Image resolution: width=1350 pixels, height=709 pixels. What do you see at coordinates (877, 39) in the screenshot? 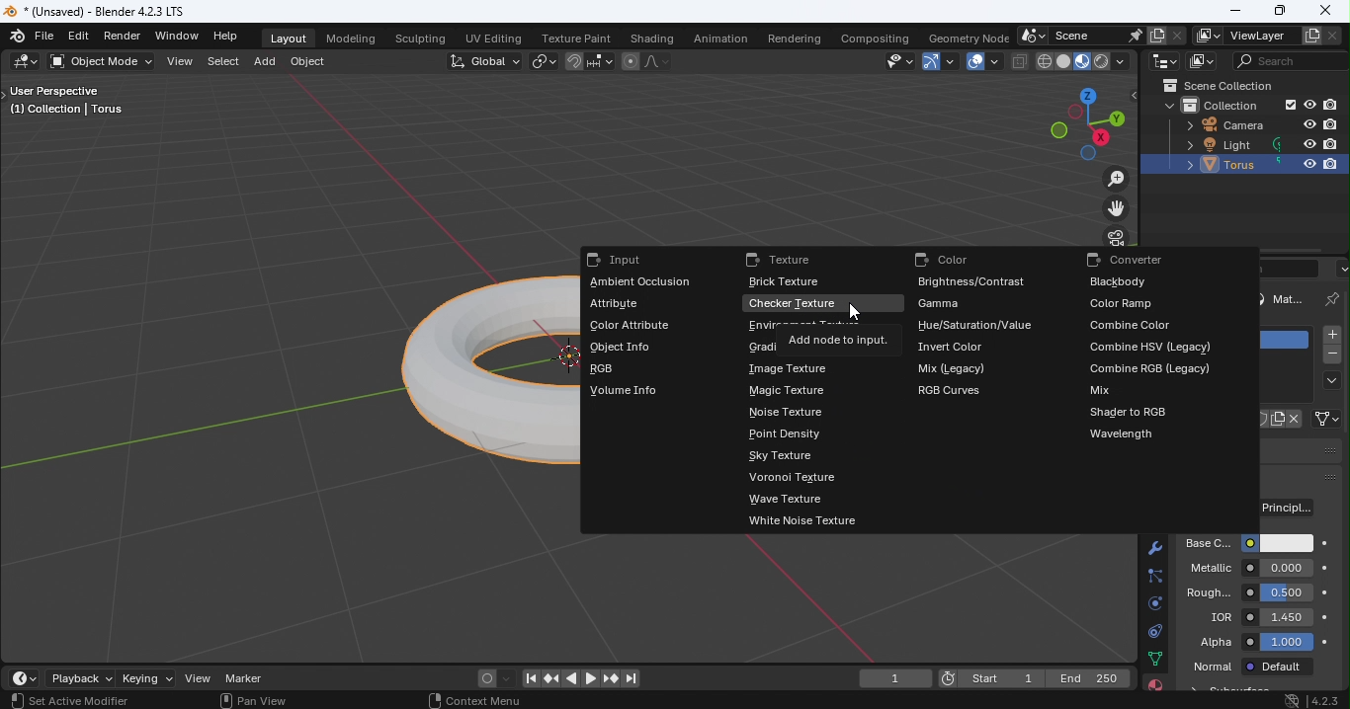
I see `Compositing` at bounding box center [877, 39].